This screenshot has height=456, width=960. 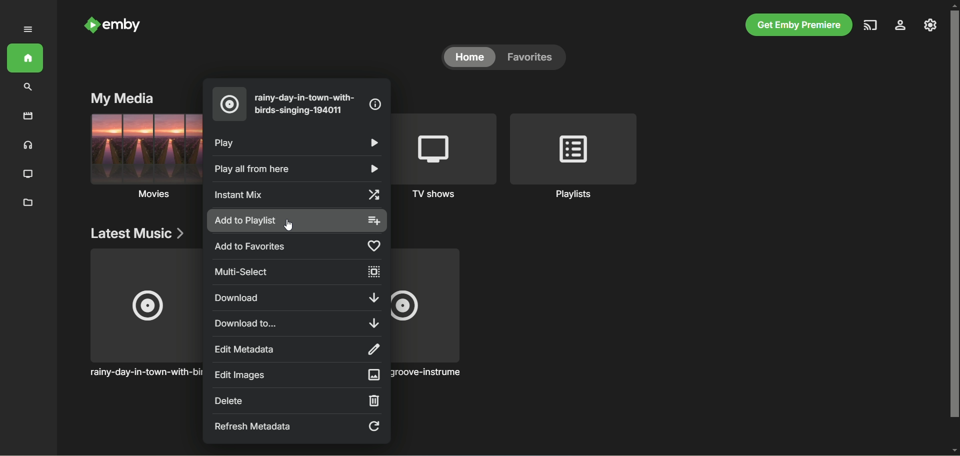 I want to click on playlists, so click(x=574, y=157).